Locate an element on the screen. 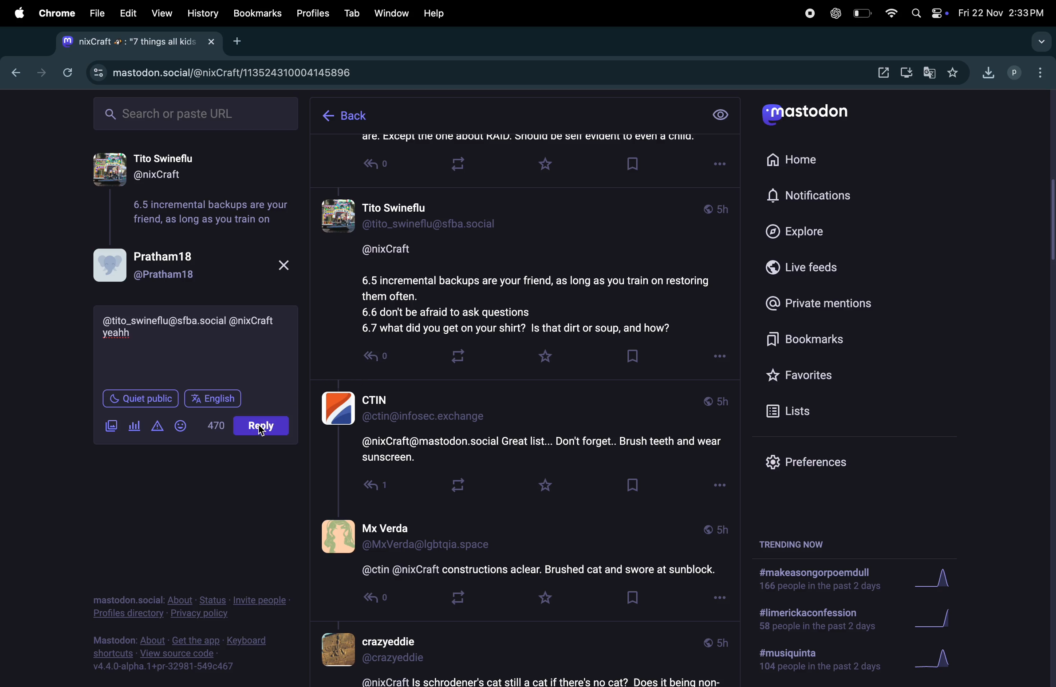  #makeasongorpoemdull
166 people in the past 2 days is located at coordinates (818, 580).